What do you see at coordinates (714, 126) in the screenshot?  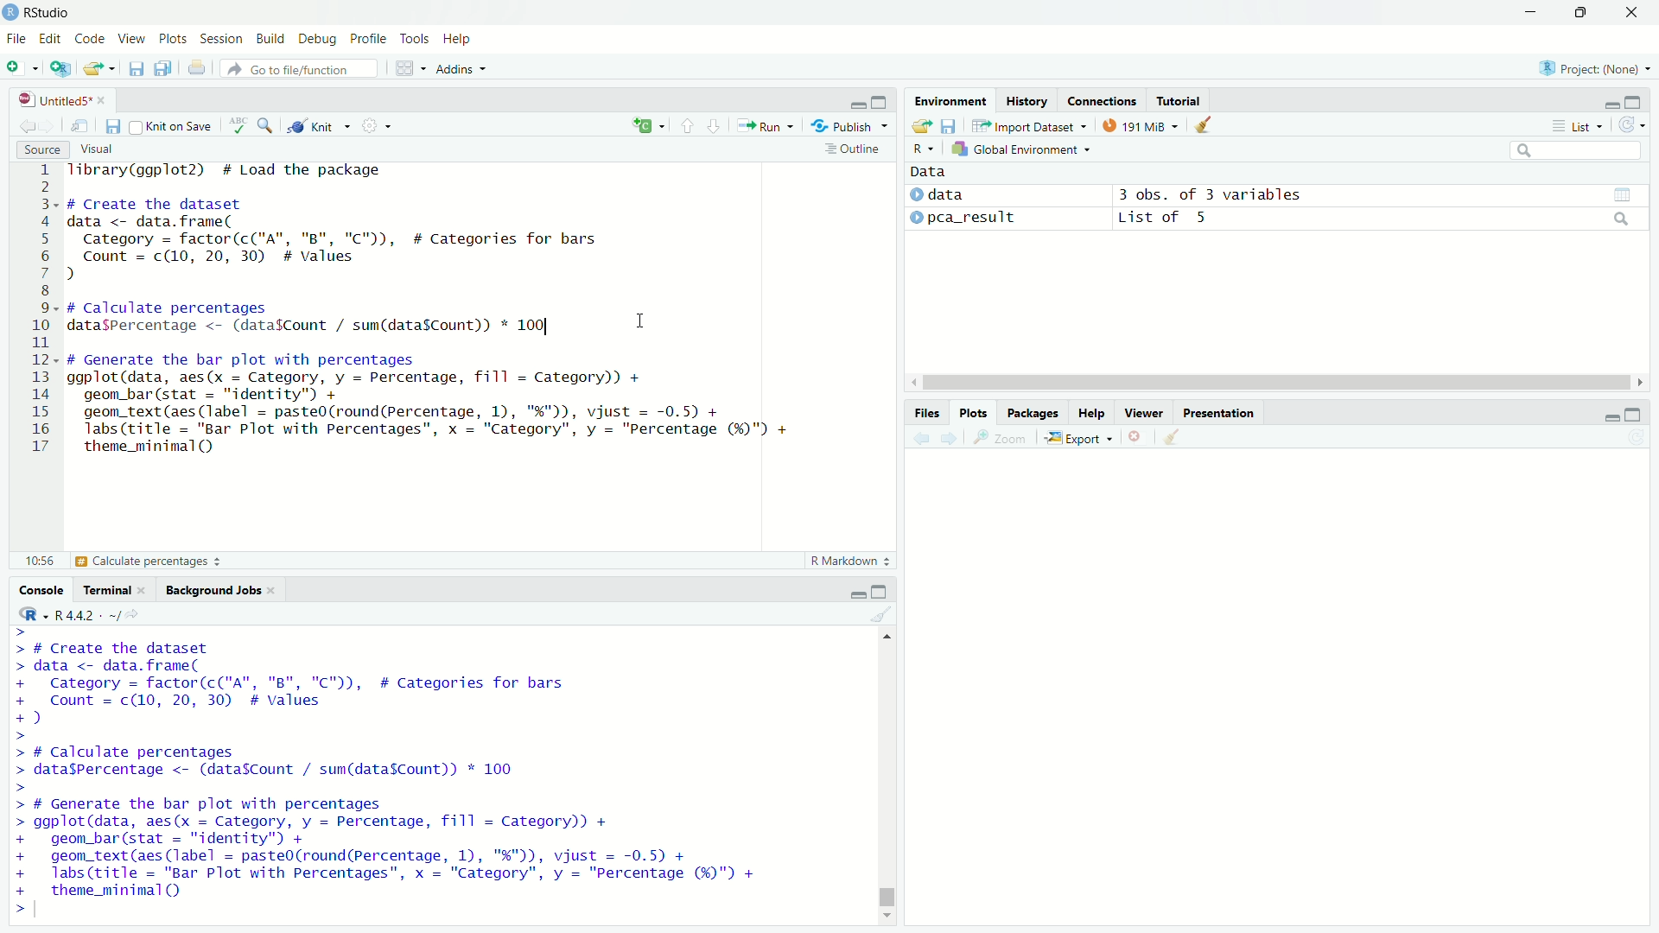 I see `go to next section` at bounding box center [714, 126].